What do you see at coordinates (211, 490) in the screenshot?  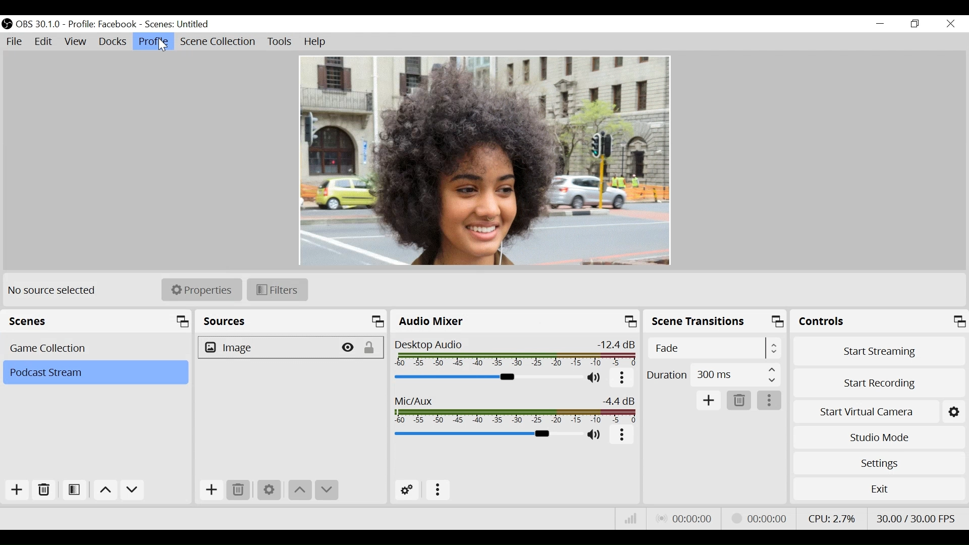 I see `Add` at bounding box center [211, 490].